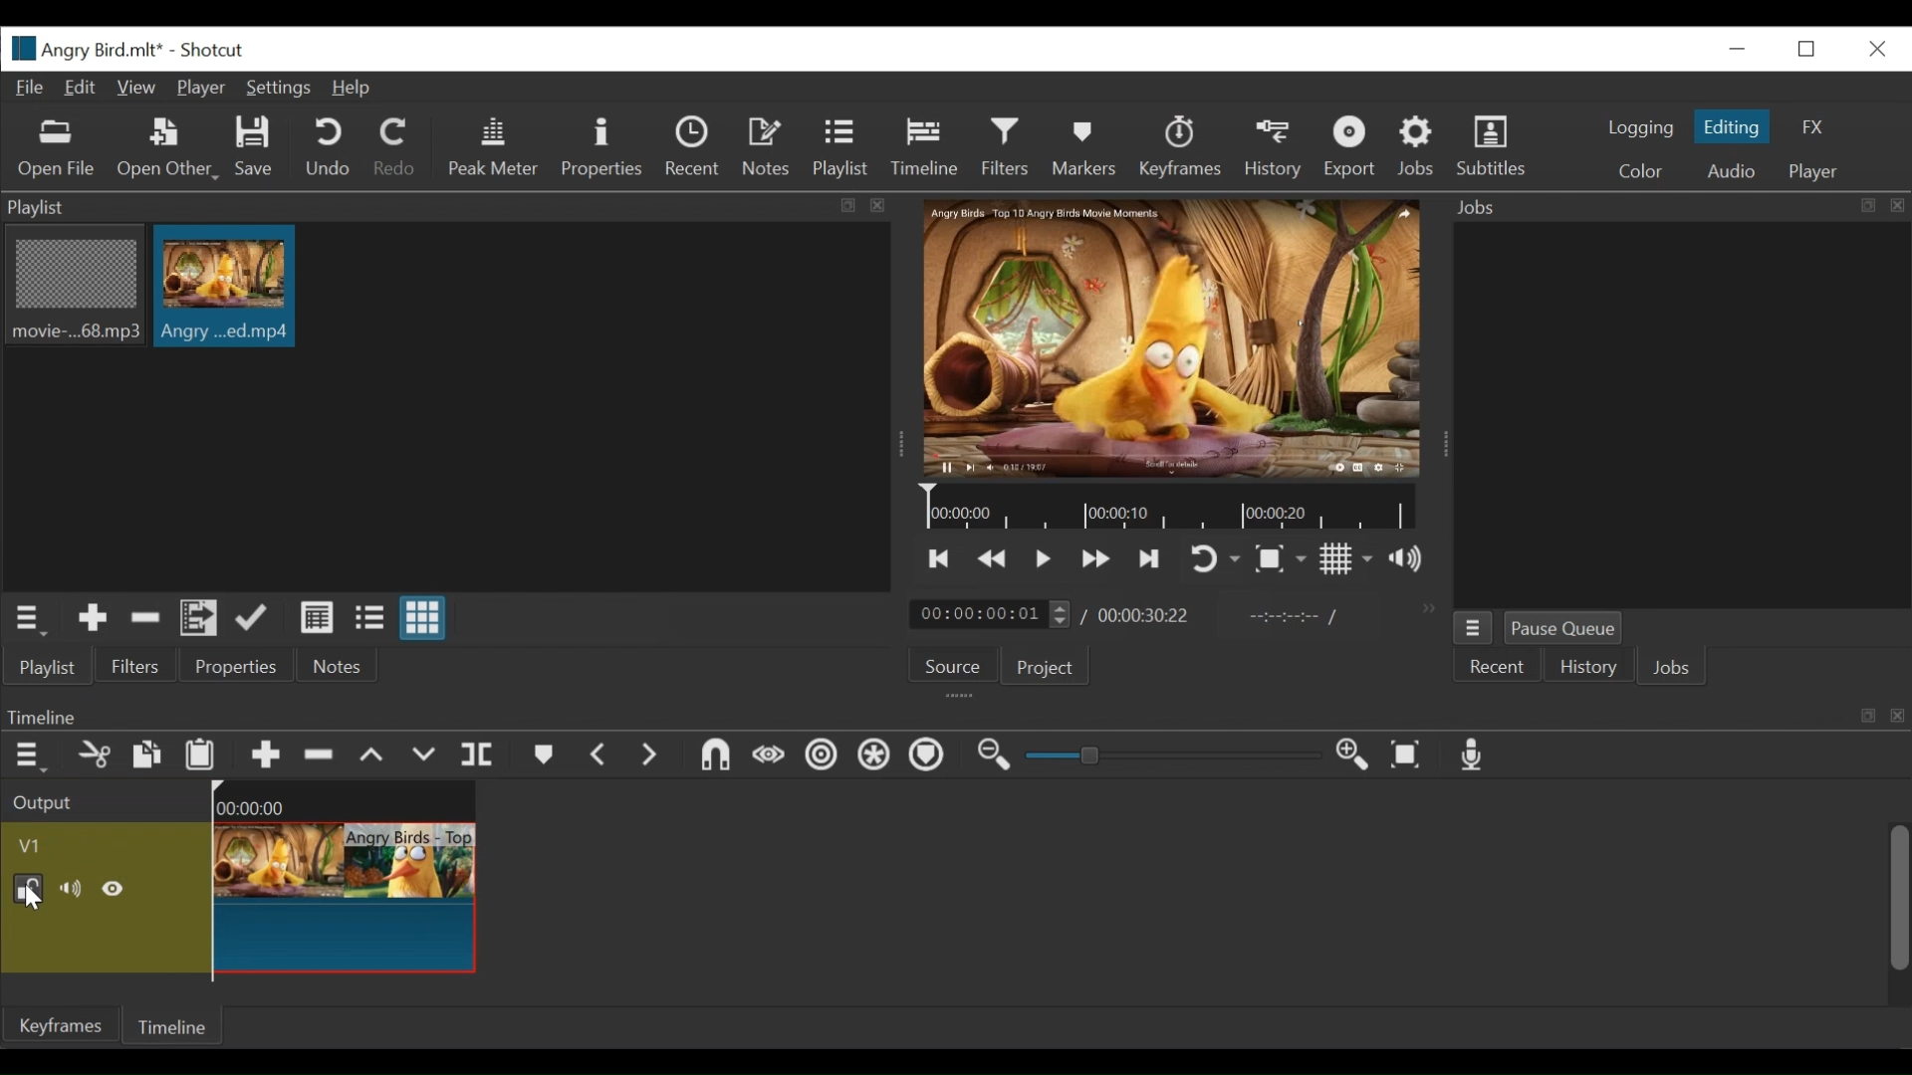 Image resolution: width=1912 pixels, height=1075 pixels. Describe the element at coordinates (449, 208) in the screenshot. I see `Playlist panel` at that location.